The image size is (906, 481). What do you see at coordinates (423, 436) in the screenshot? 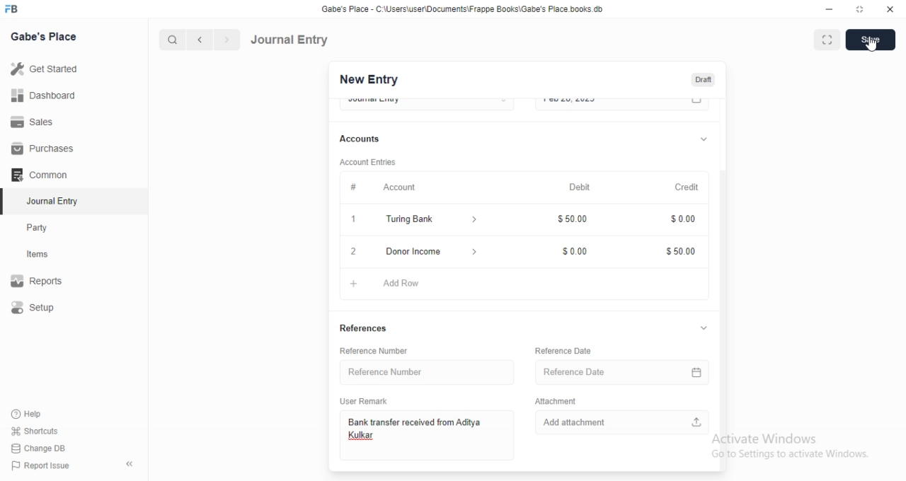
I see `Bank transfer received from Aditya Kulkar` at bounding box center [423, 436].